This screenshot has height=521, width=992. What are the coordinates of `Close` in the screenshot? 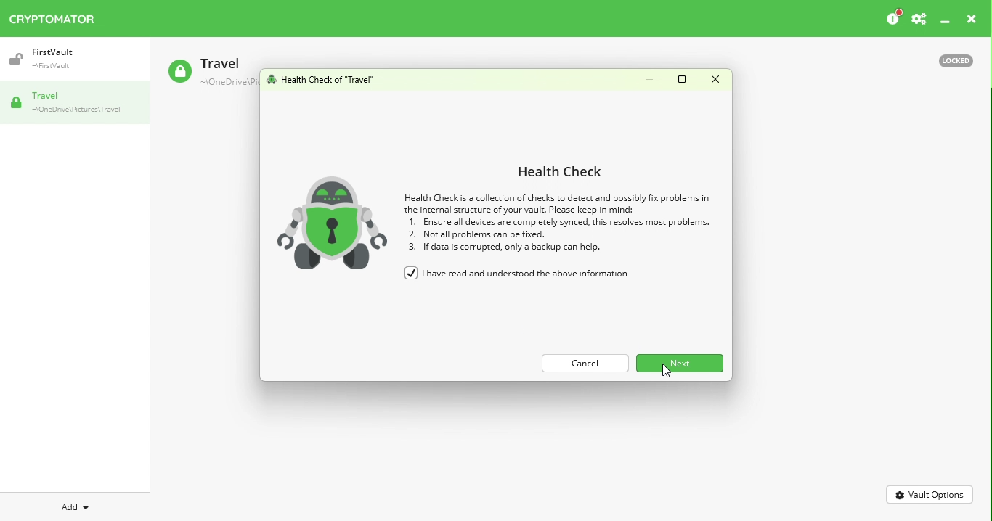 It's located at (713, 79).